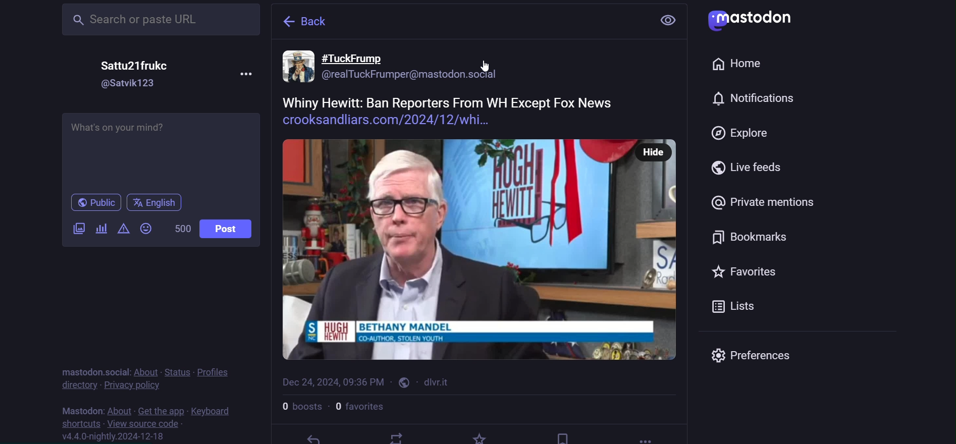 The image size is (956, 444). I want to click on post, so click(229, 228).